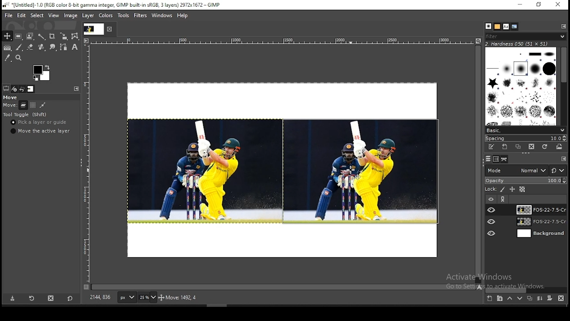  I want to click on tools, so click(125, 16).